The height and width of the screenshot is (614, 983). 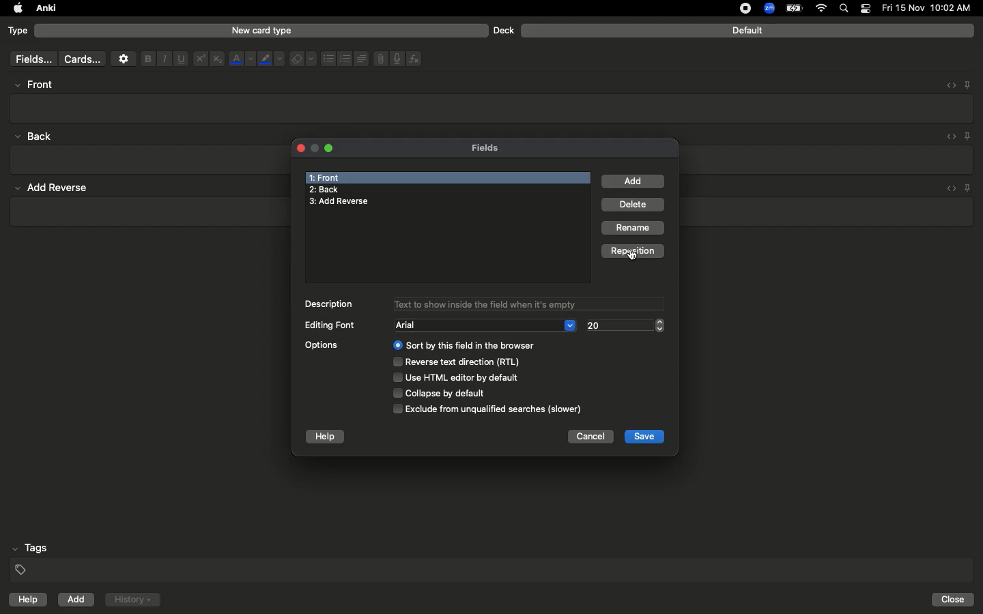 What do you see at coordinates (30, 59) in the screenshot?
I see `fields` at bounding box center [30, 59].